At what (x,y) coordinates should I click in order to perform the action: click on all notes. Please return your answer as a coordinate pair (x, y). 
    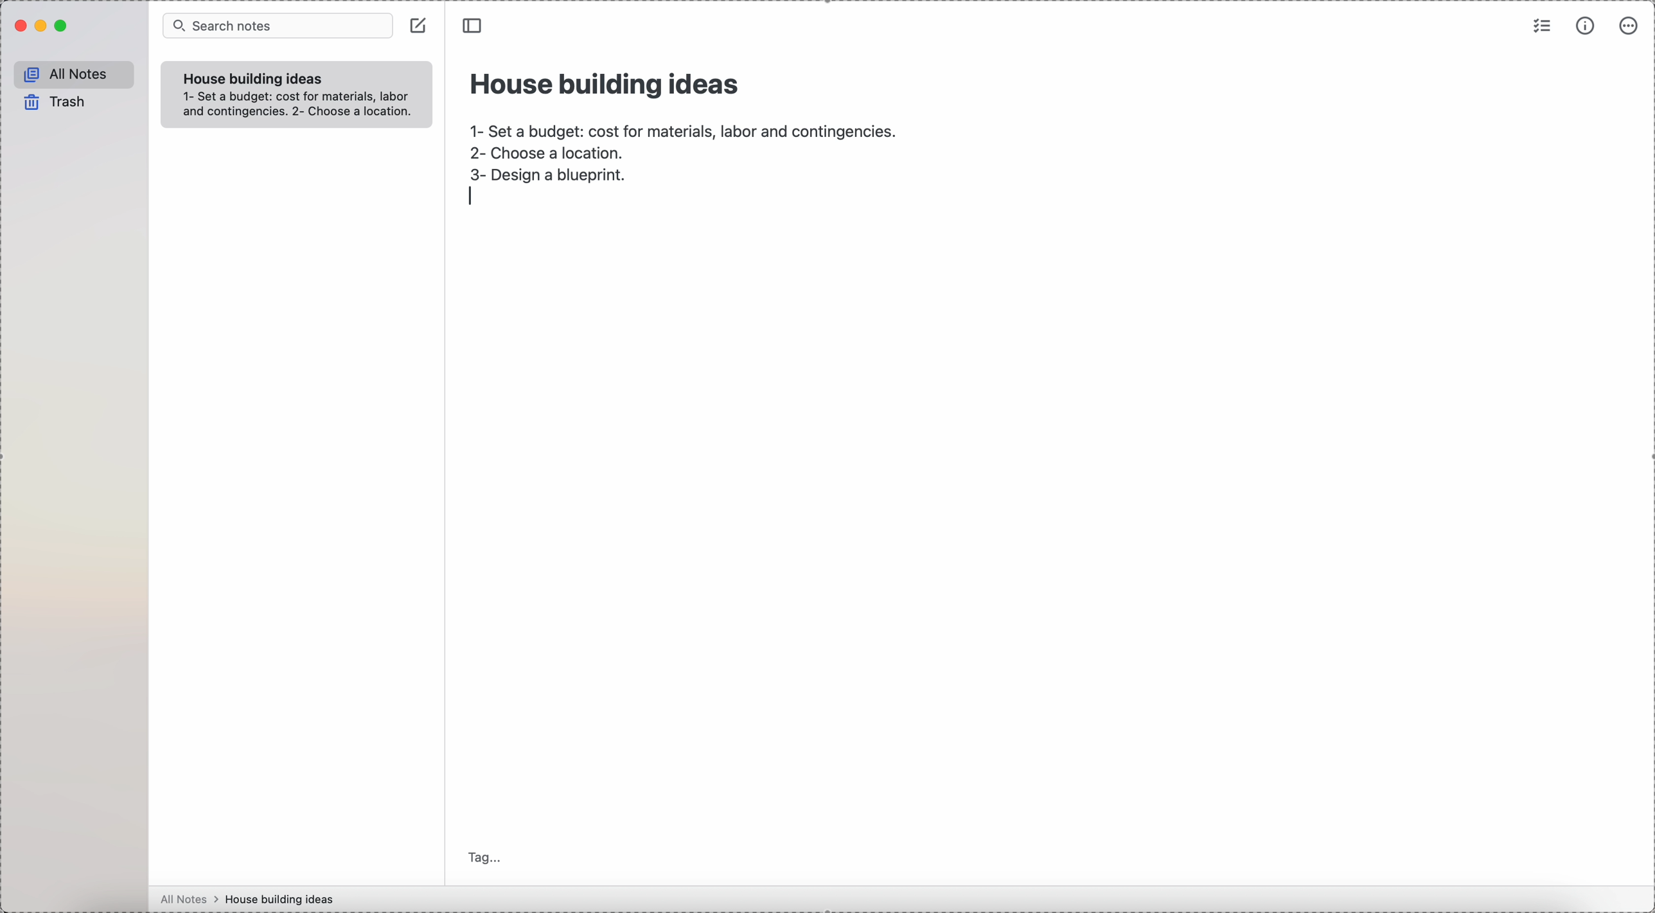
    Looking at the image, I should click on (75, 75).